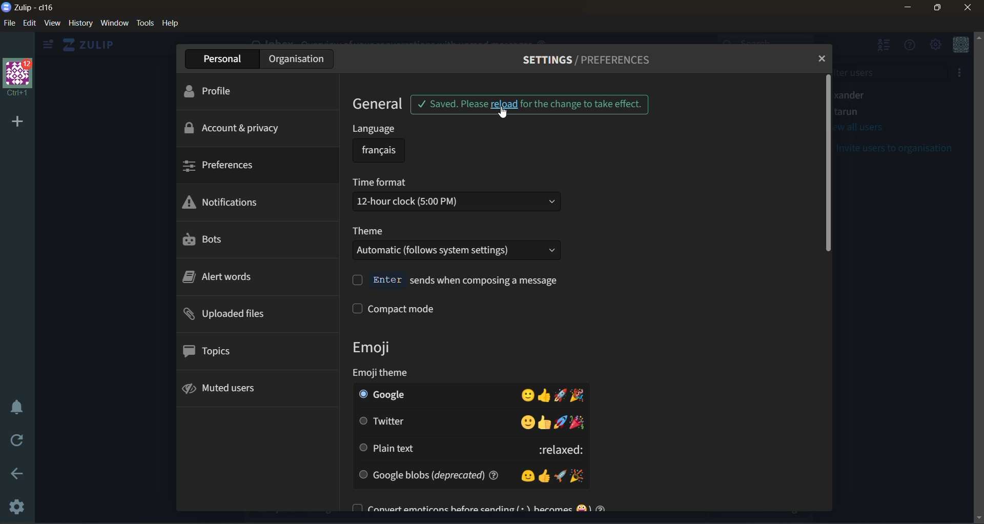  I want to click on enable do not disturb, so click(16, 406).